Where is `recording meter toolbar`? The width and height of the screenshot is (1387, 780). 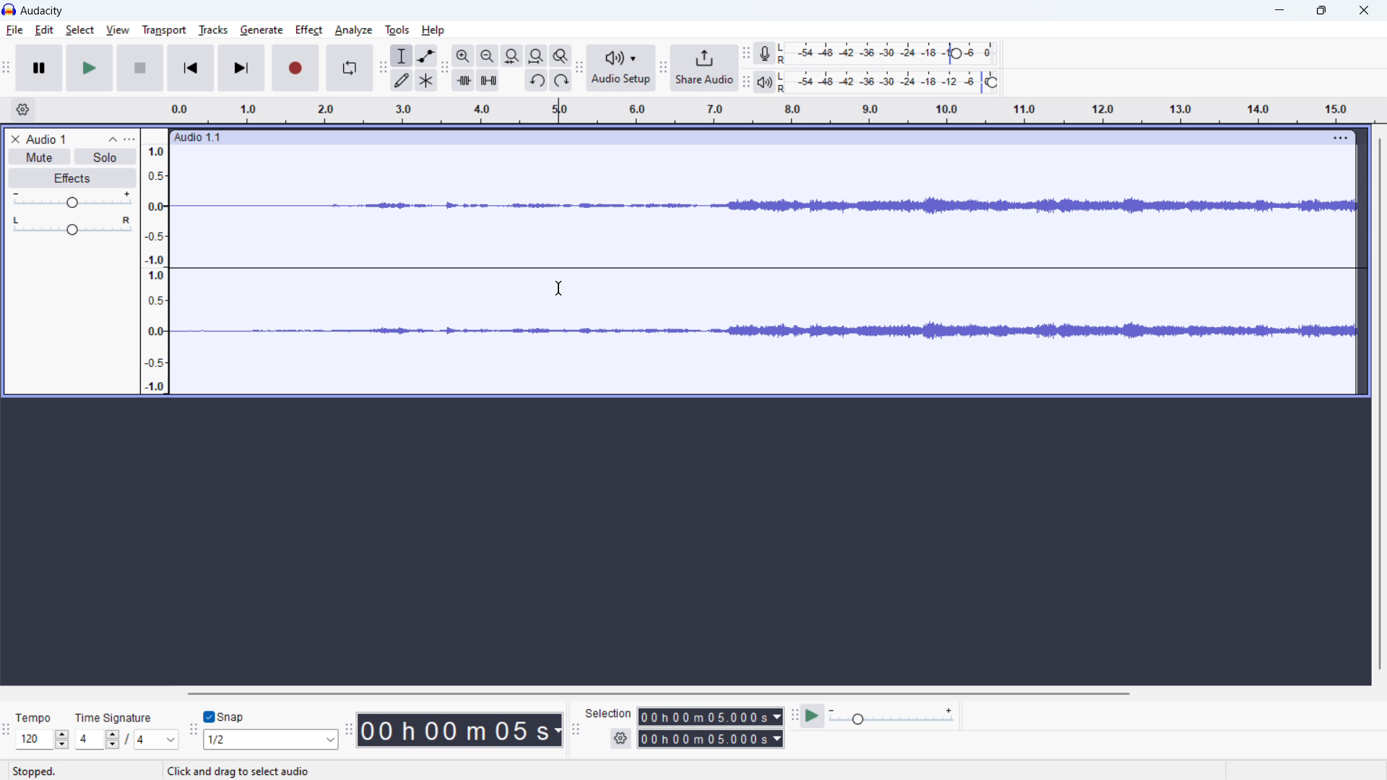 recording meter toolbar is located at coordinates (745, 83).